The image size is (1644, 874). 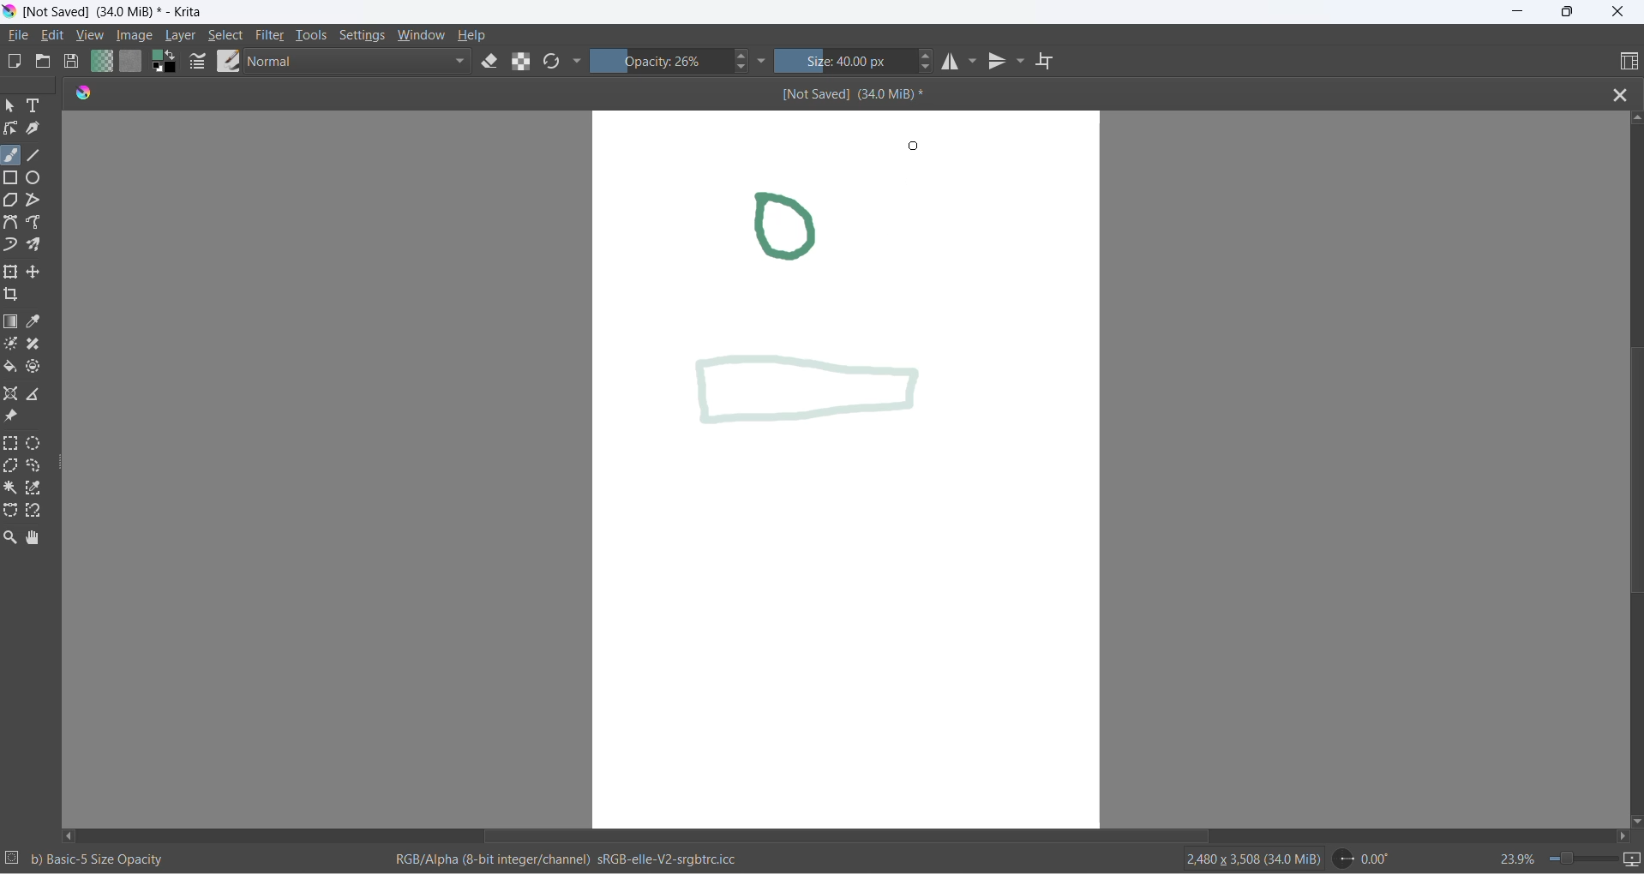 I want to click on similar color selection tool, so click(x=39, y=488).